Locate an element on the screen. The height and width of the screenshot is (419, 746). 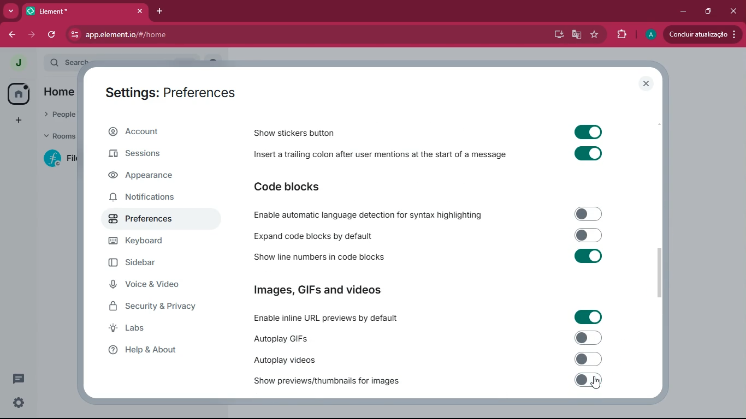
profile picture is located at coordinates (649, 34).